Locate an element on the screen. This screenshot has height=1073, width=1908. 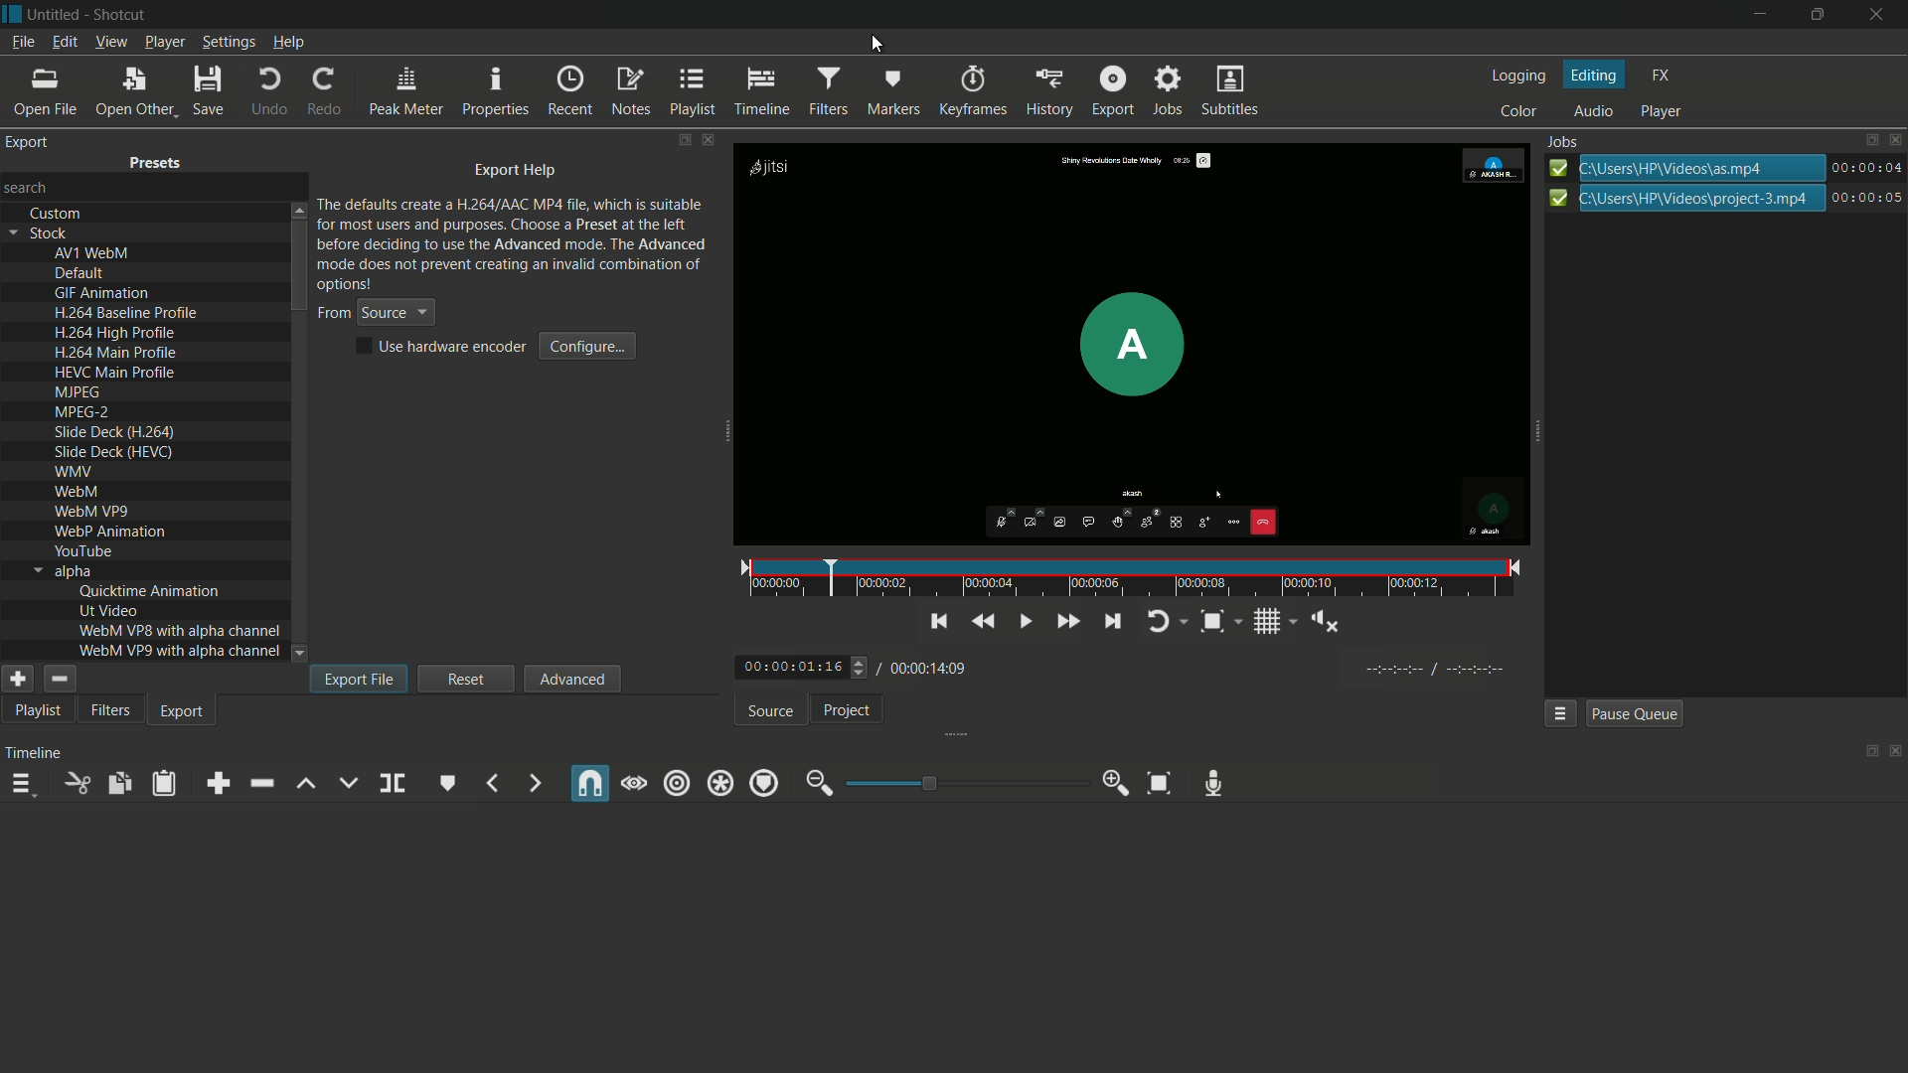
zoom in is located at coordinates (1118, 783).